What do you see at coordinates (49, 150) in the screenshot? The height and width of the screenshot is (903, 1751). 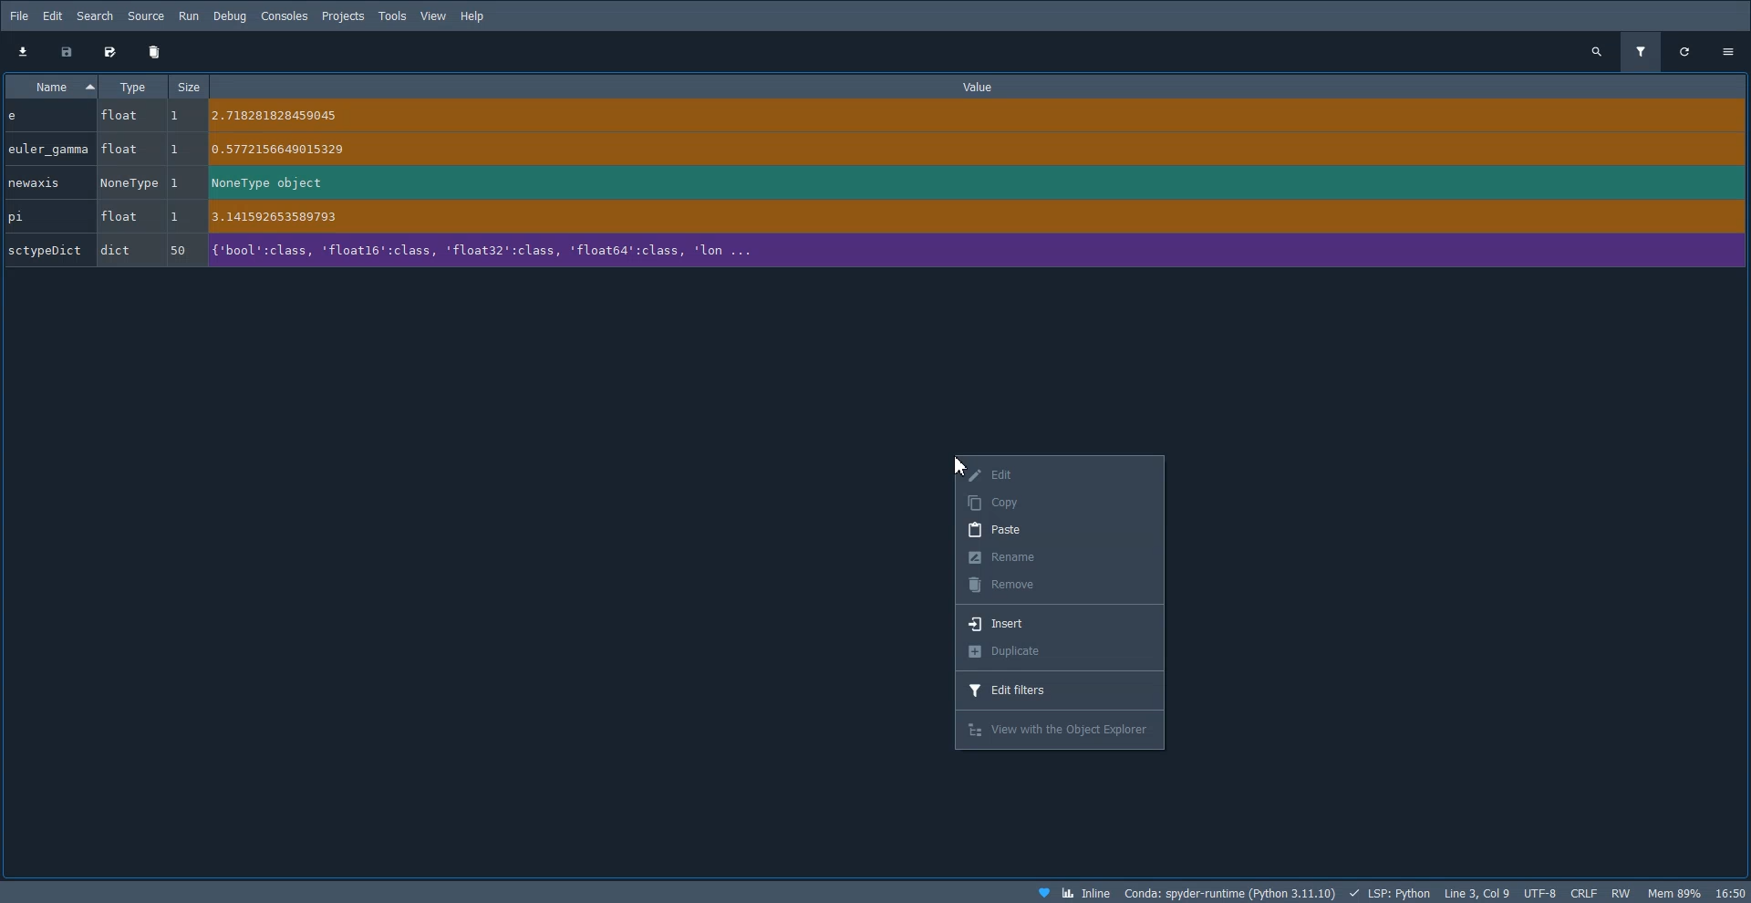 I see `euler_gamma` at bounding box center [49, 150].